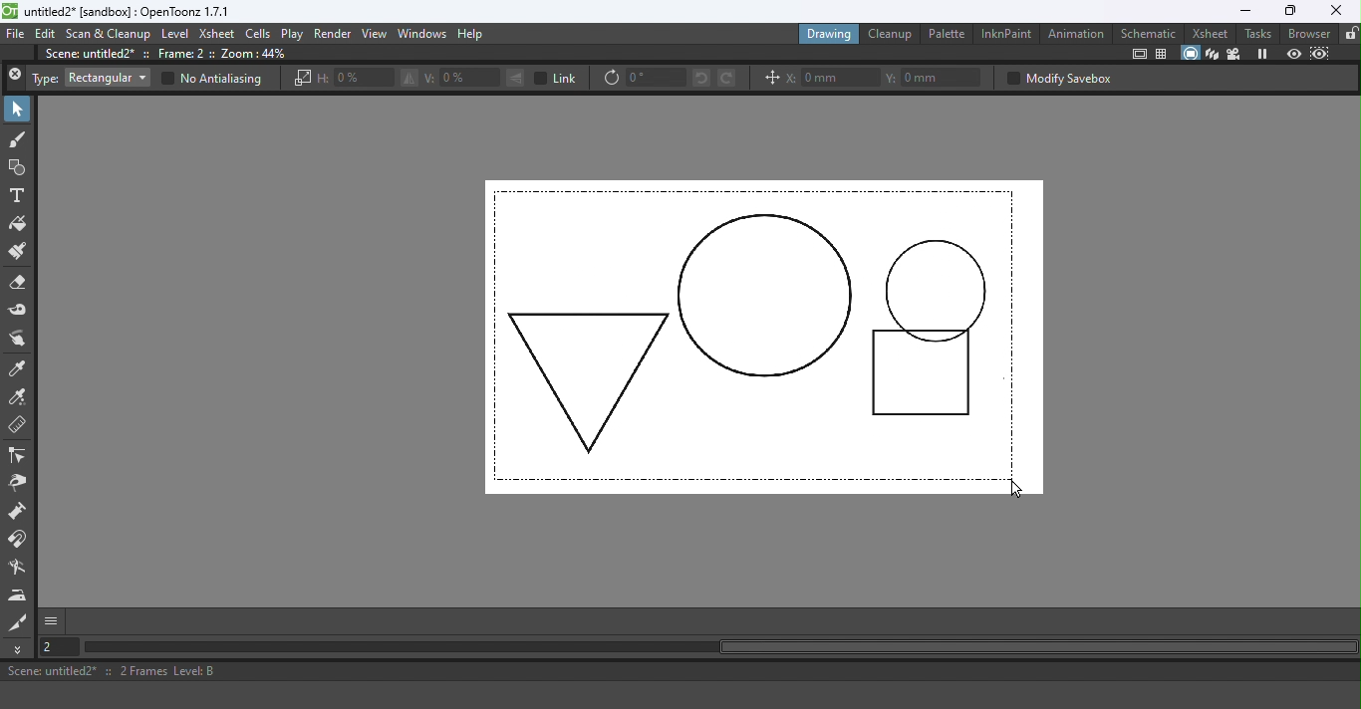 Image resolution: width=1361 pixels, height=709 pixels. What do you see at coordinates (20, 368) in the screenshot?
I see `Style picker tool` at bounding box center [20, 368].